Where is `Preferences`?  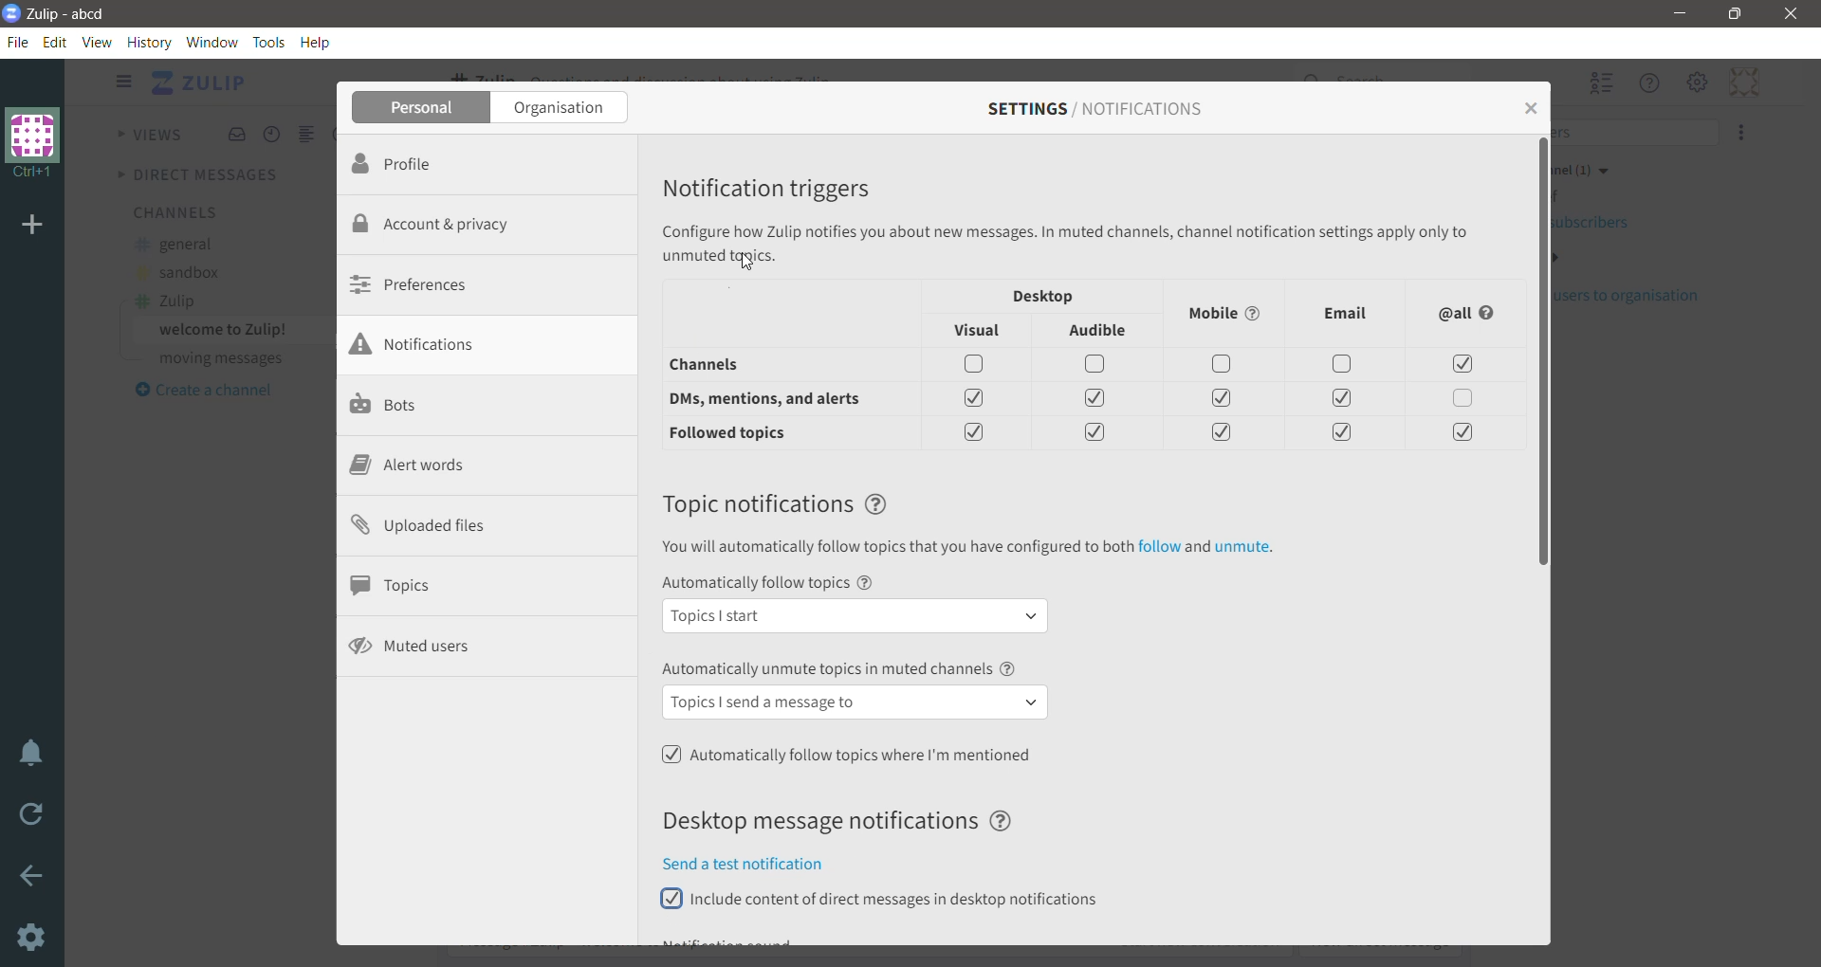
Preferences is located at coordinates (418, 283).